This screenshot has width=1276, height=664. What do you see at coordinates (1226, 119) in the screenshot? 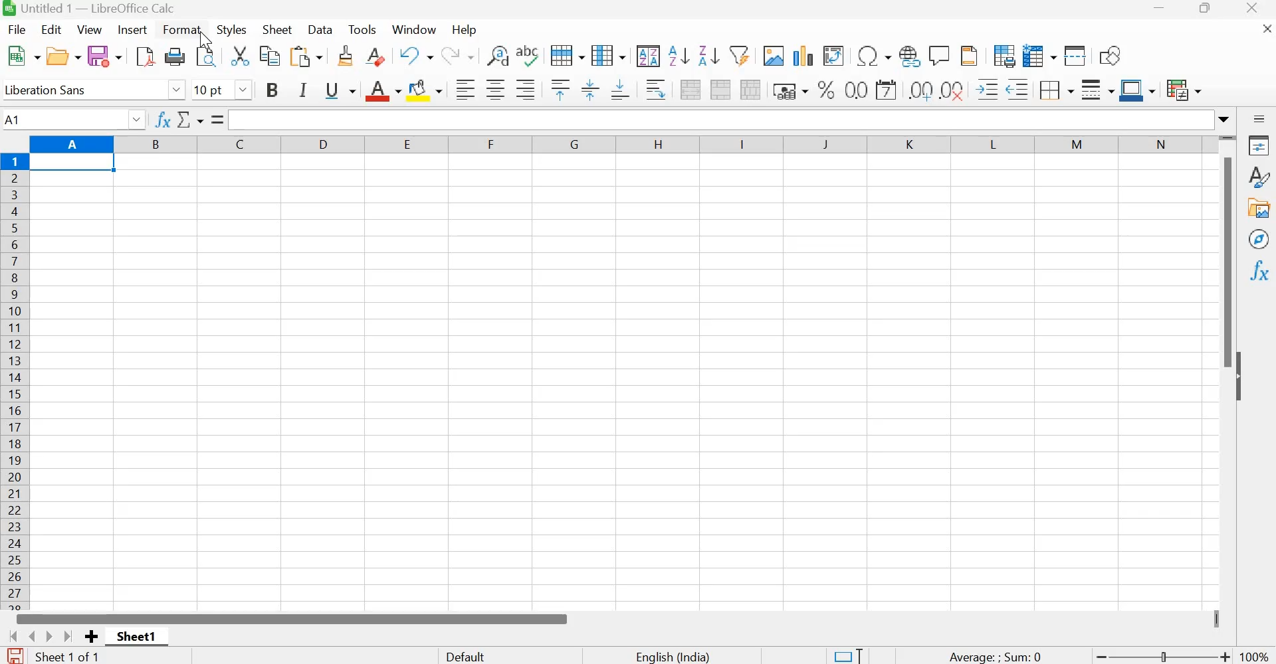
I see `Expand formula bar` at bounding box center [1226, 119].